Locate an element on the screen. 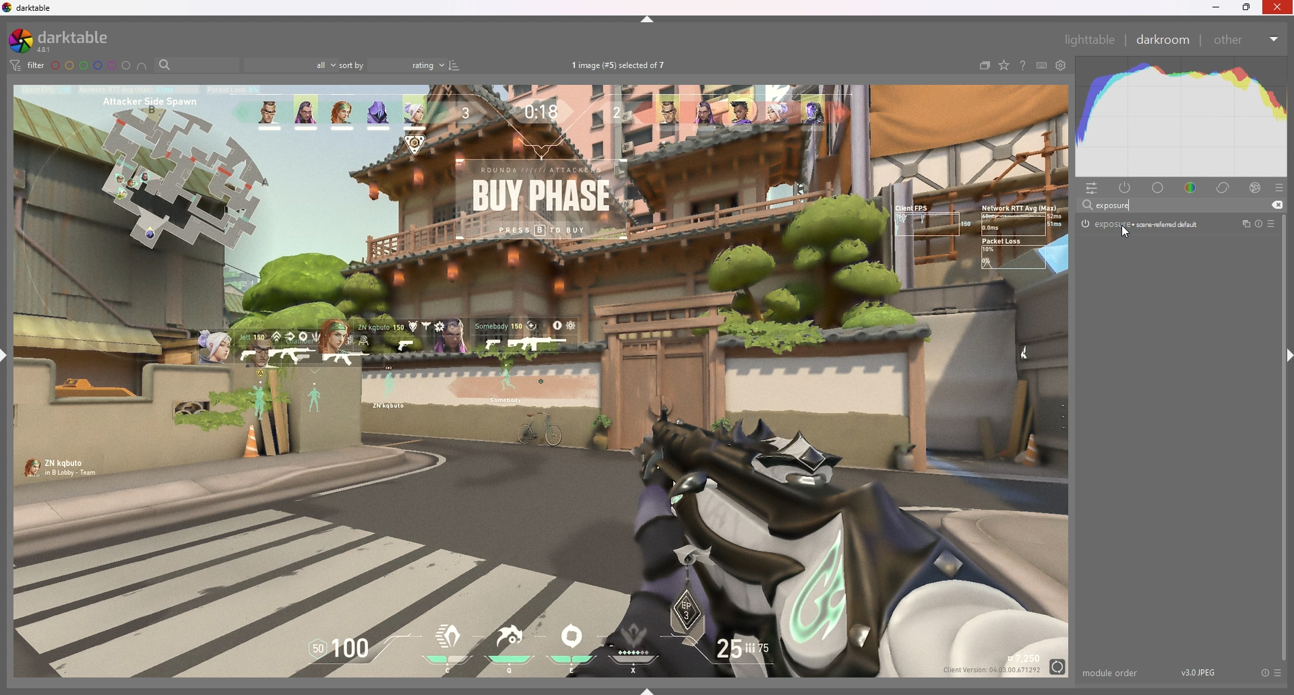  darktable is located at coordinates (68, 40).